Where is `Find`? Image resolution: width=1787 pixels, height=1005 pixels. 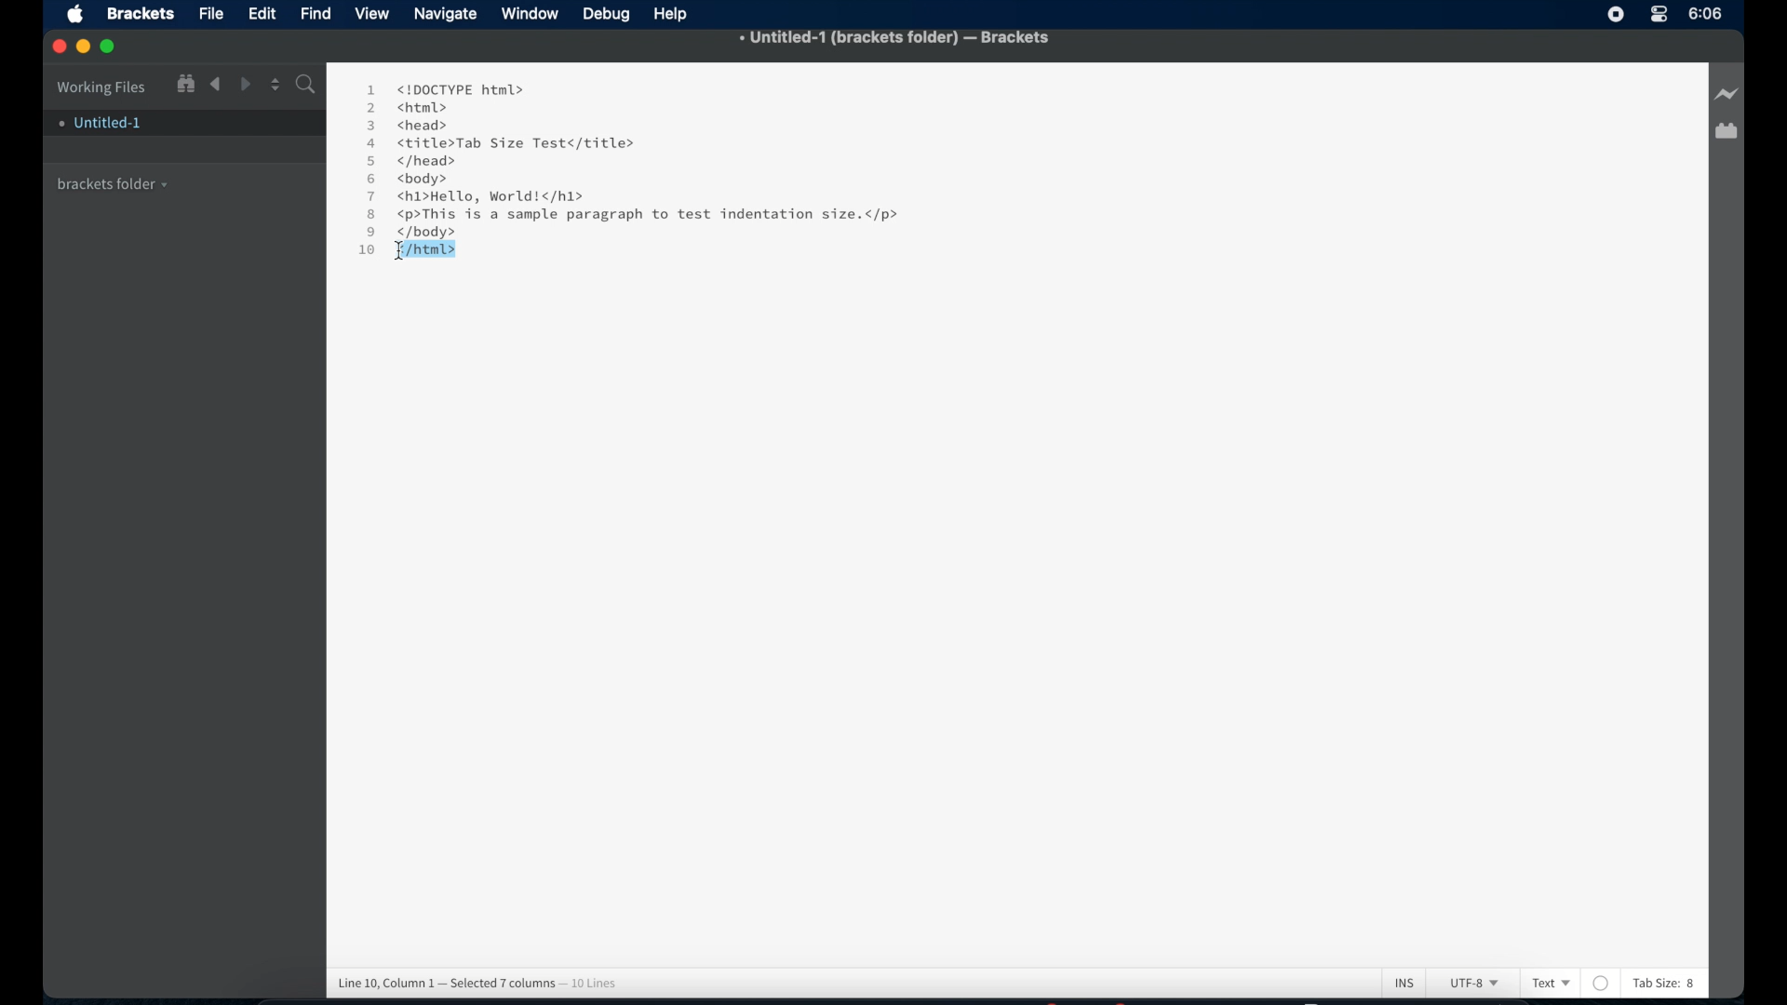 Find is located at coordinates (316, 12).